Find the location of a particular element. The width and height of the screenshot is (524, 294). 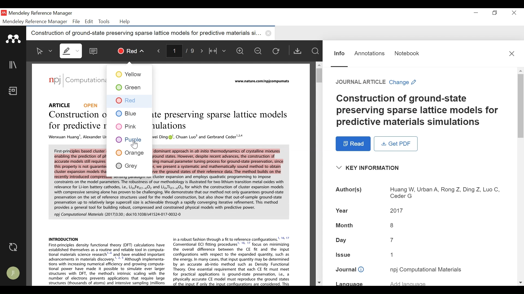

Zoom out is located at coordinates (258, 51).